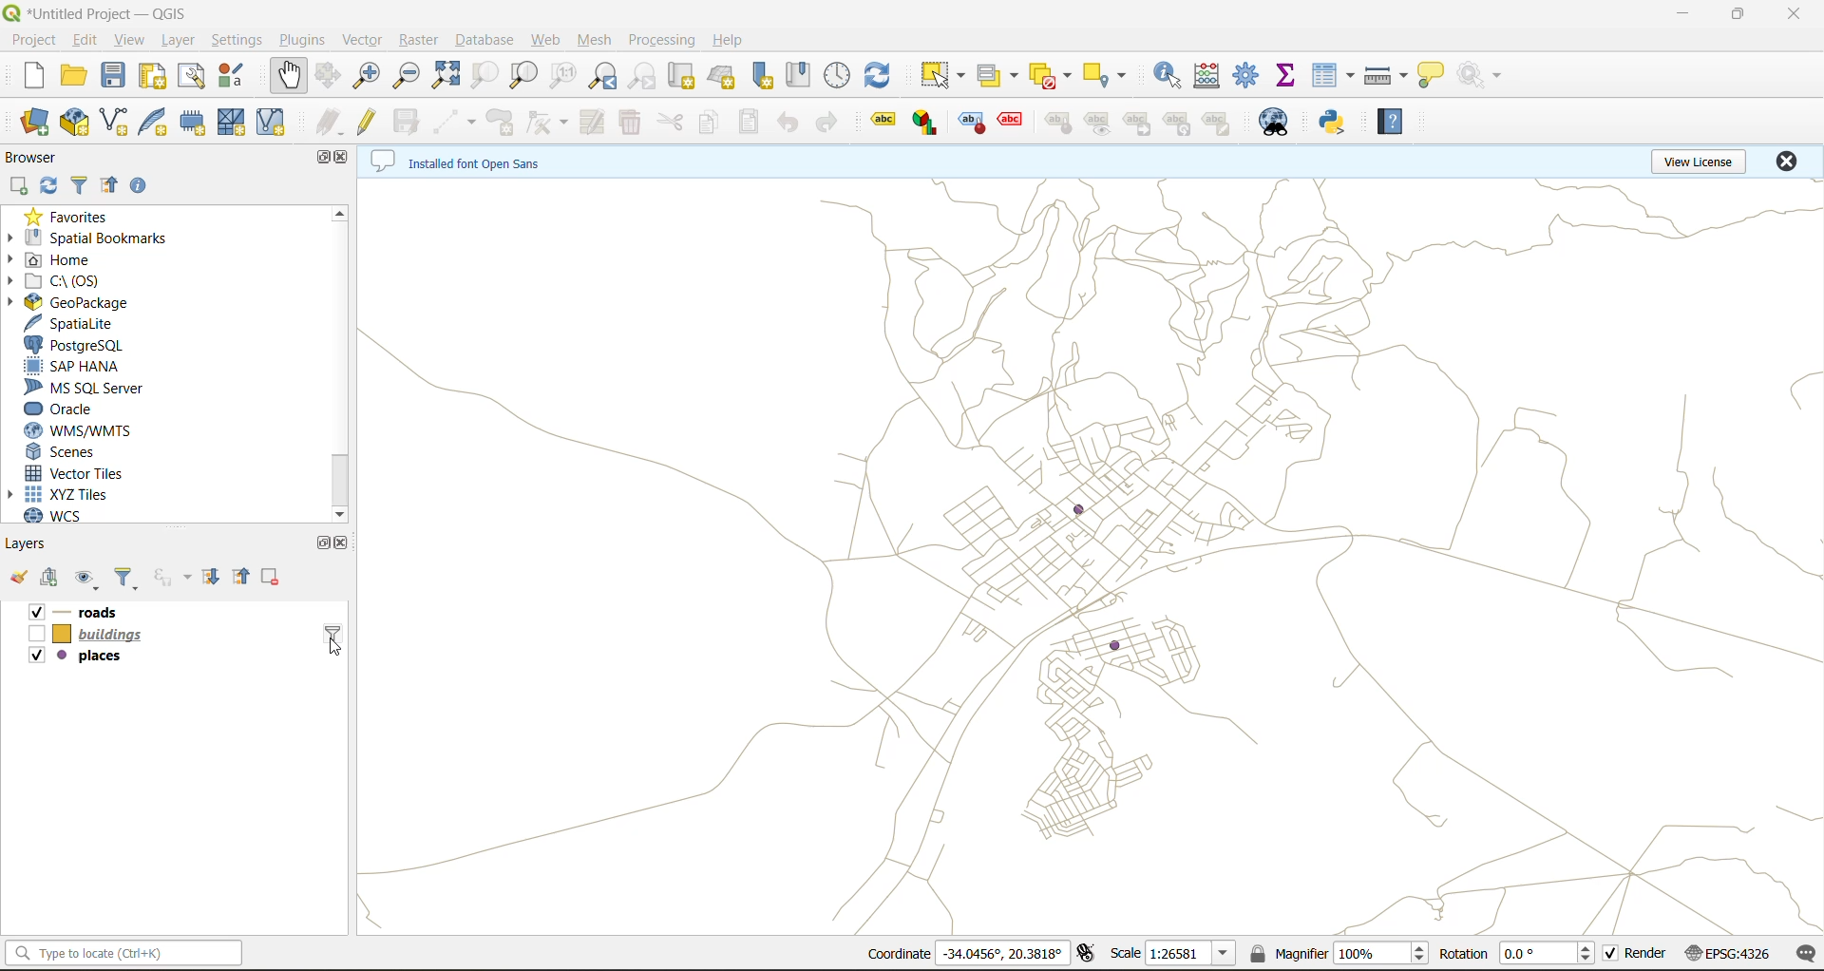  I want to click on cut, so click(672, 123).